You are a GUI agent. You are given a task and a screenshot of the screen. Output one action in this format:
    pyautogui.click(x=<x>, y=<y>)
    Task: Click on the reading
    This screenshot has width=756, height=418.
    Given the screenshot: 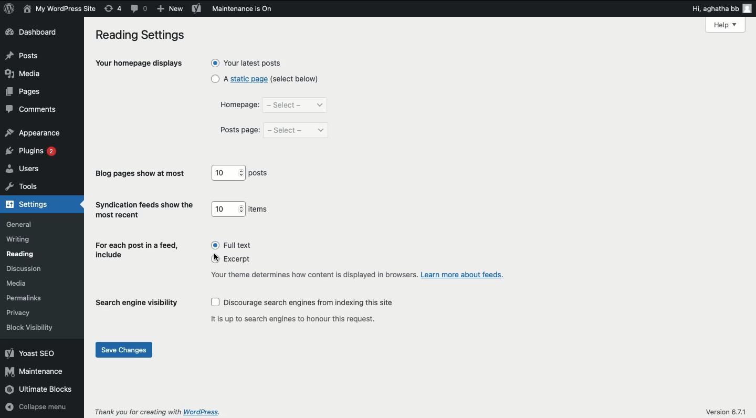 What is the action you would take?
    pyautogui.click(x=22, y=254)
    